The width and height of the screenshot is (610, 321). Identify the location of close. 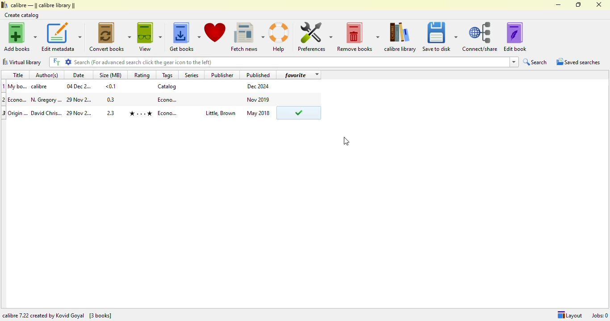
(598, 4).